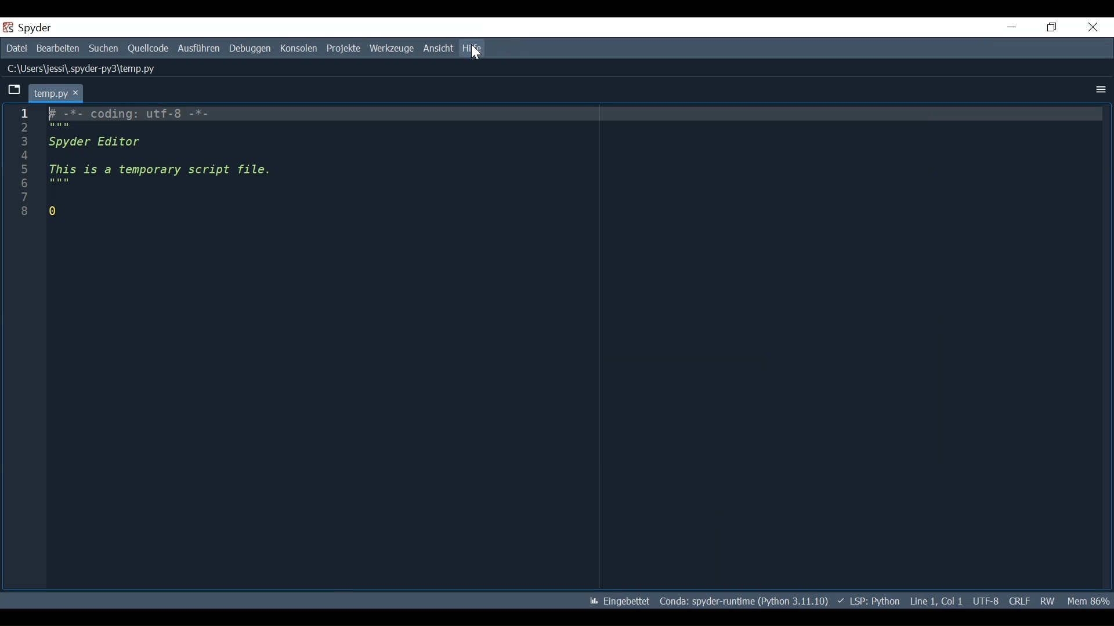 Image resolution: width=1114 pixels, height=626 pixels. I want to click on Projects, so click(344, 49).